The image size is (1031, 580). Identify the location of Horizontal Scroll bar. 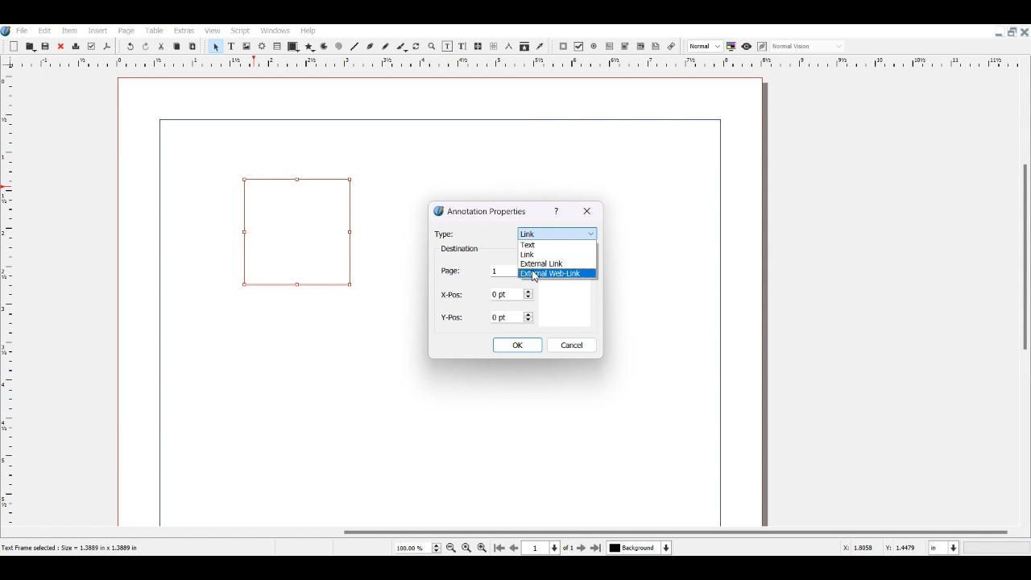
(515, 532).